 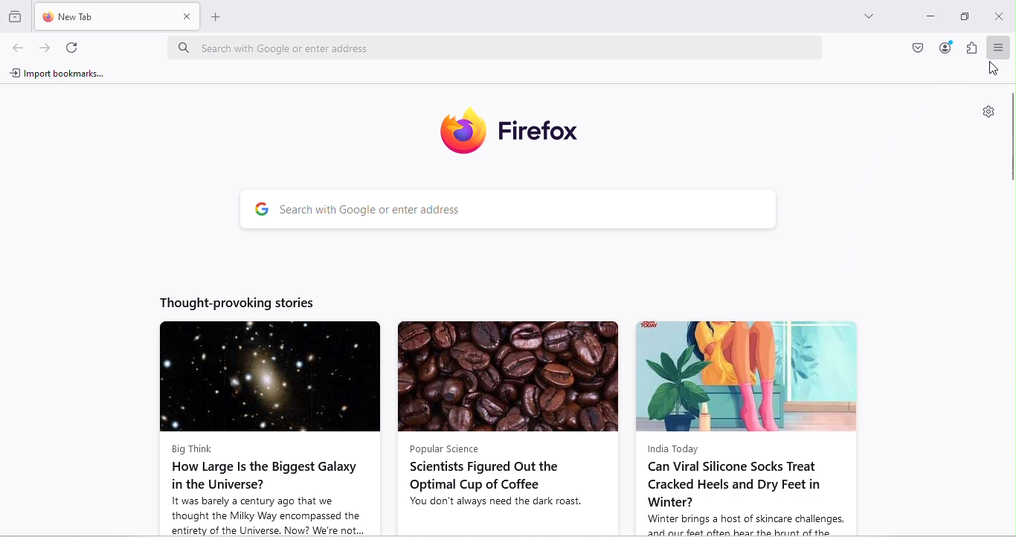 What do you see at coordinates (266, 376) in the screenshot?
I see `Image` at bounding box center [266, 376].